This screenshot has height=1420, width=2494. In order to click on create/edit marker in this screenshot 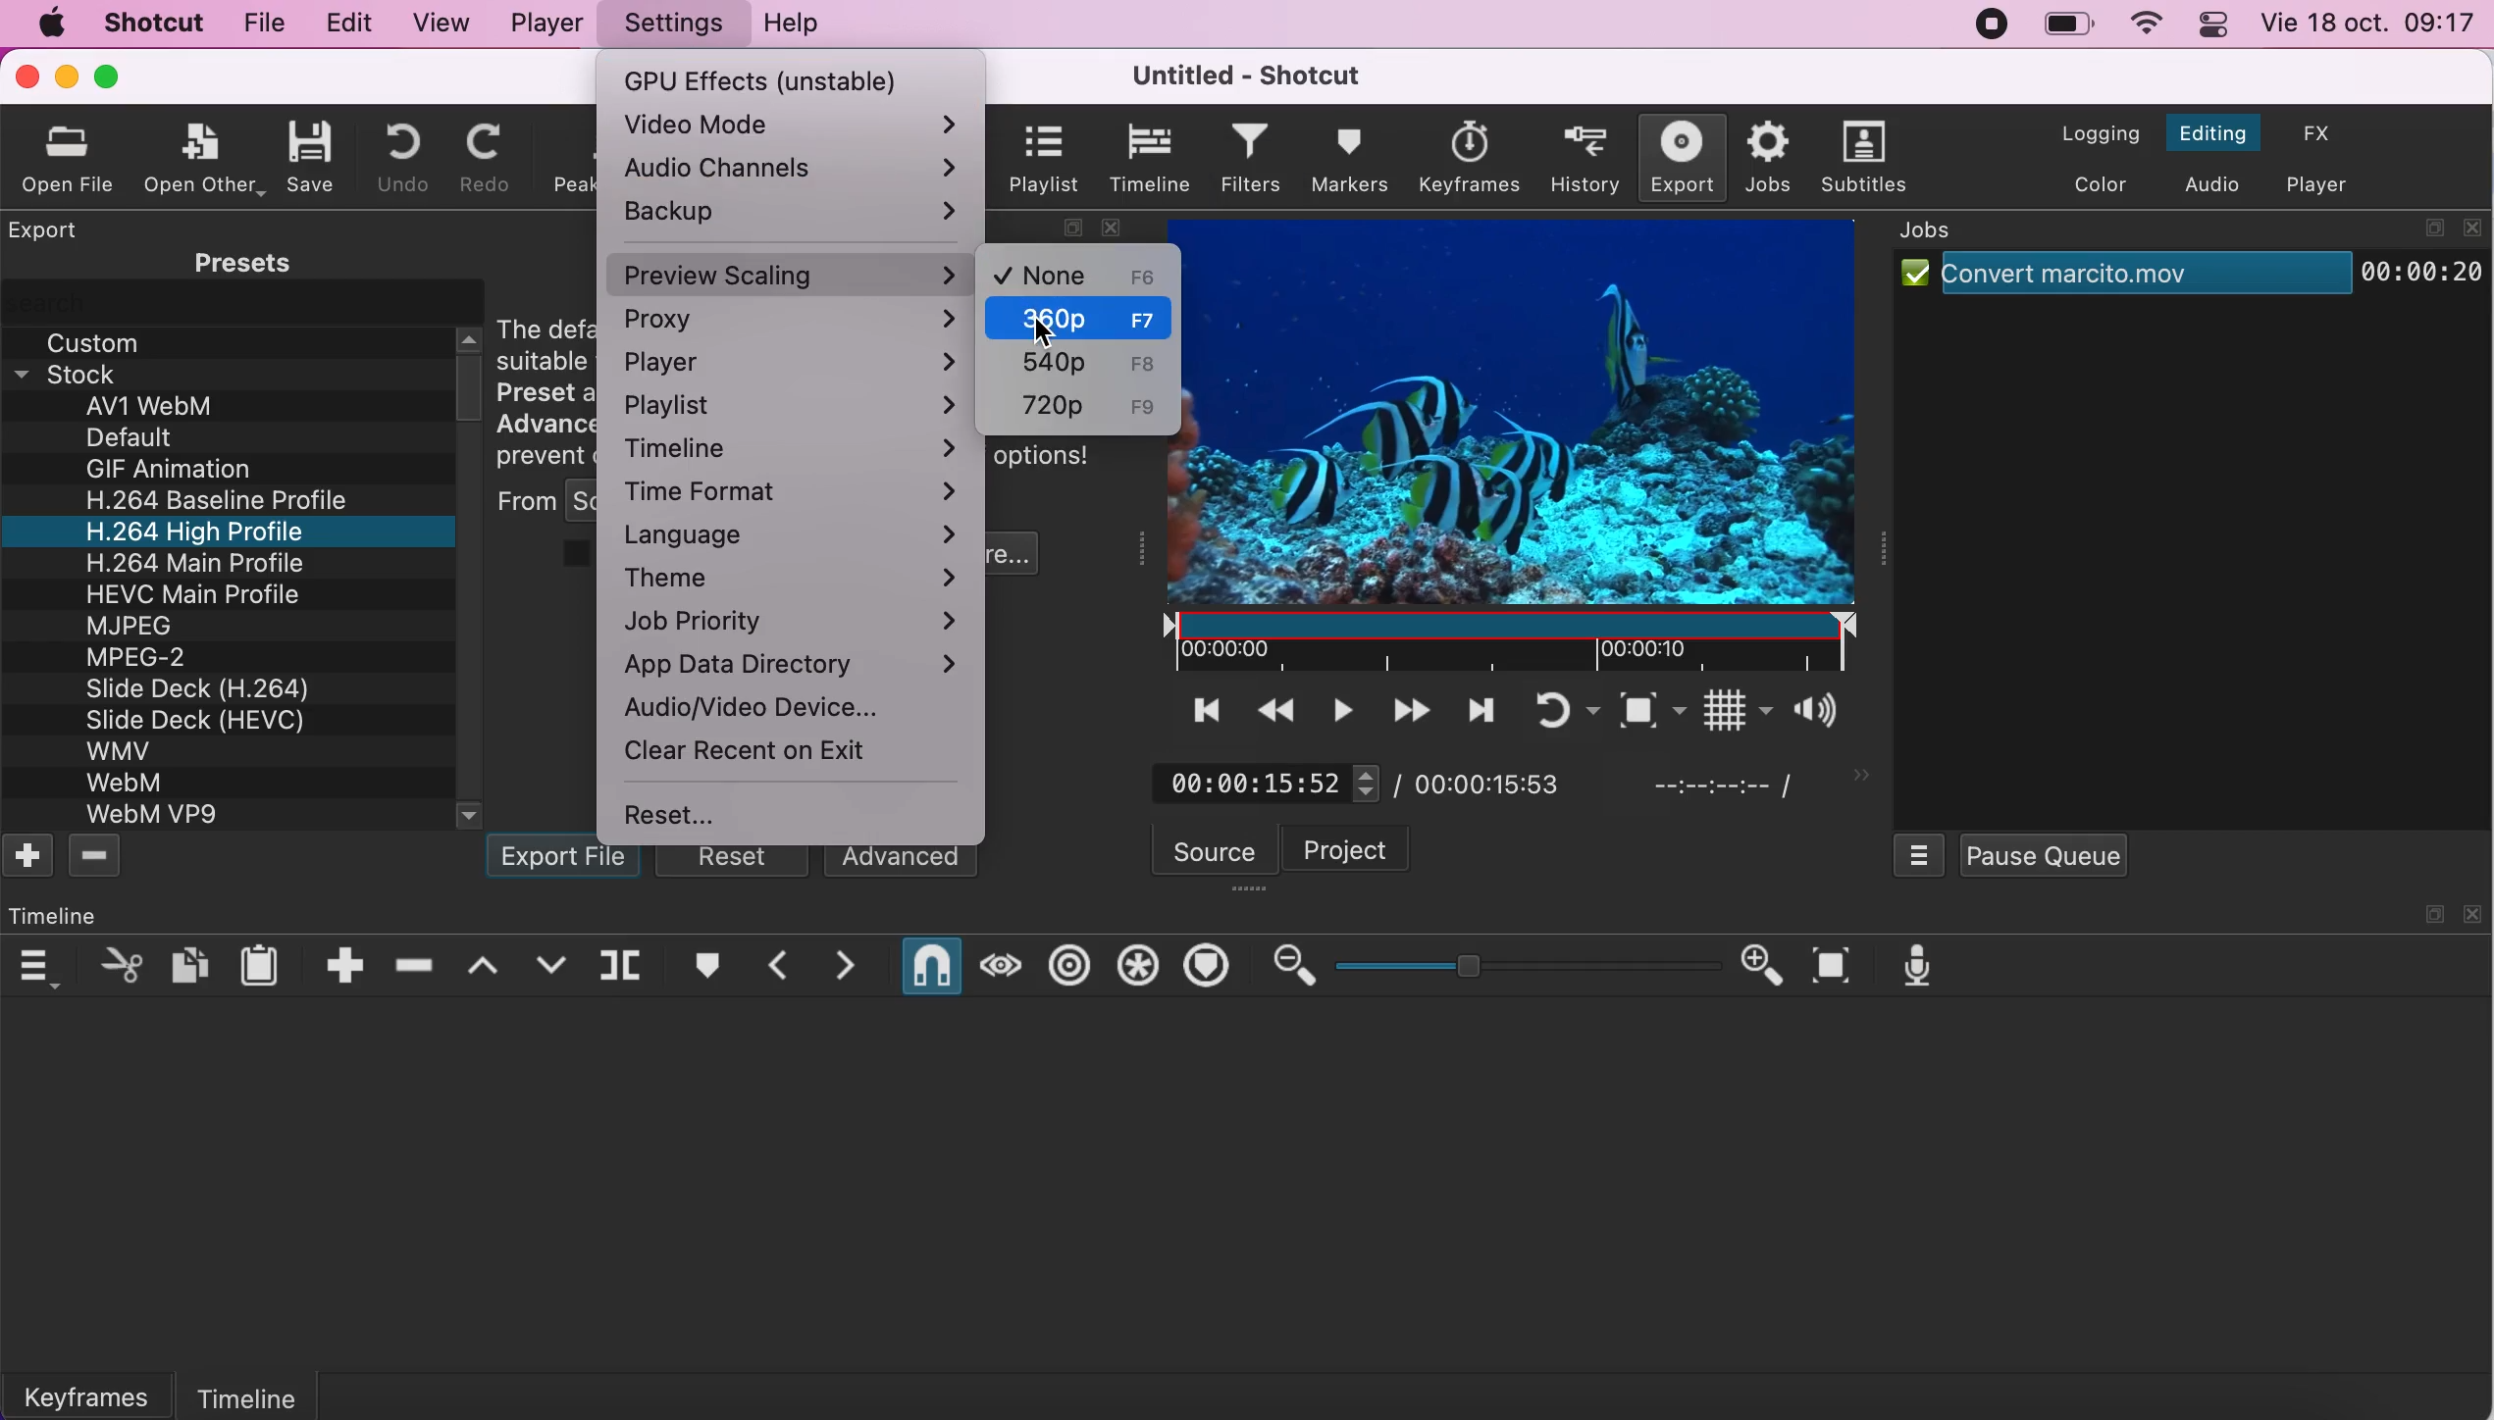, I will do `click(704, 969)`.